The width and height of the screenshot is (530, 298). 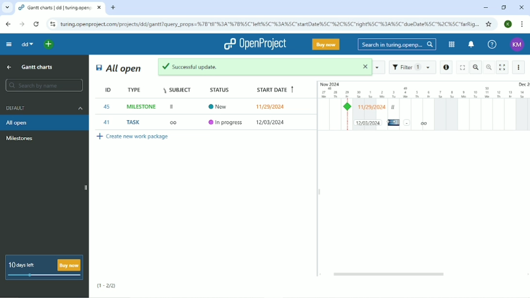 What do you see at coordinates (103, 90) in the screenshot?
I see `ID` at bounding box center [103, 90].